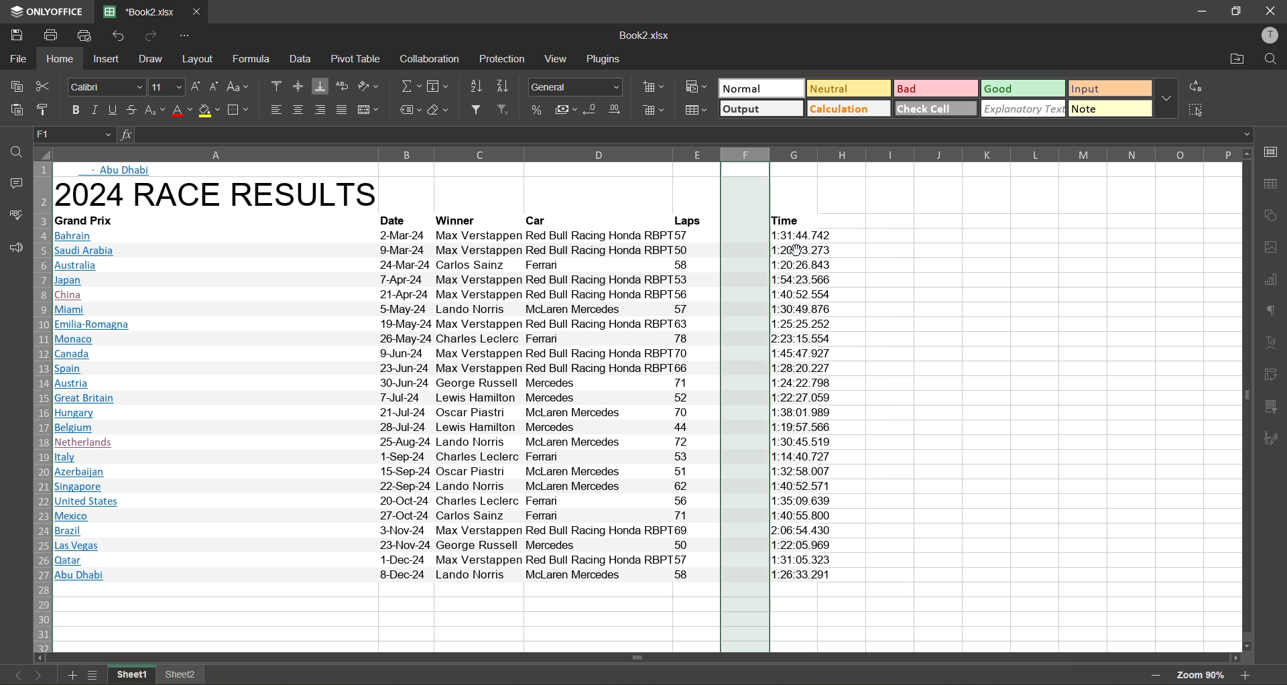 This screenshot has height=685, width=1287. Describe the element at coordinates (800, 251) in the screenshot. I see `11:26IM3.27-` at that location.